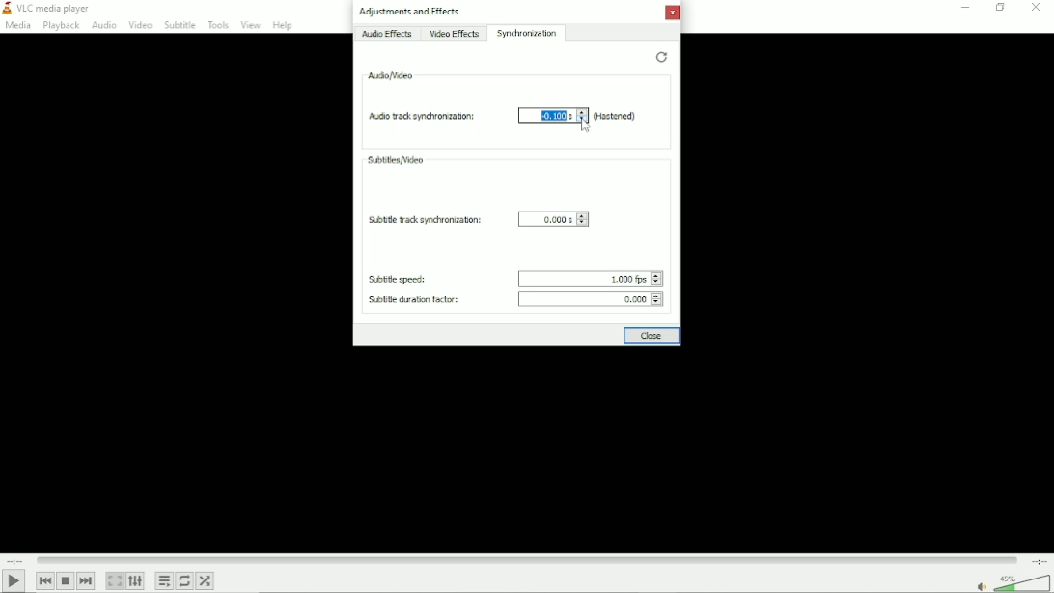  What do you see at coordinates (1000, 10) in the screenshot?
I see `Restore down` at bounding box center [1000, 10].